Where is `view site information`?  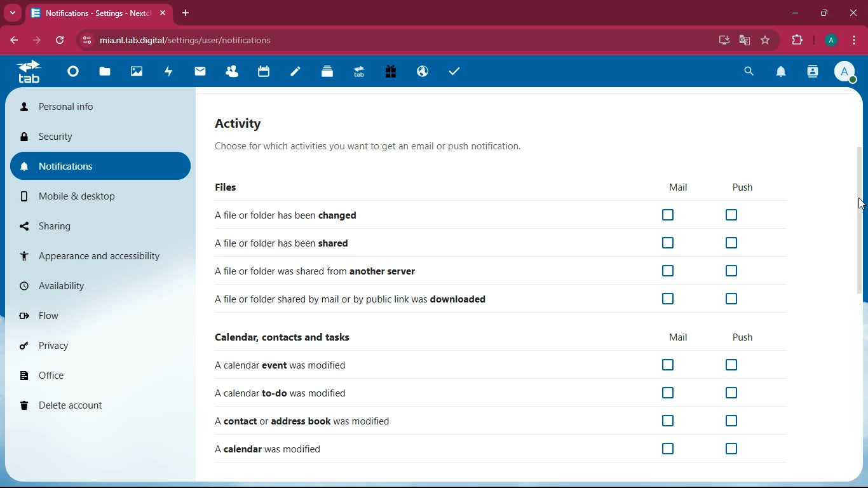
view site information is located at coordinates (85, 41).